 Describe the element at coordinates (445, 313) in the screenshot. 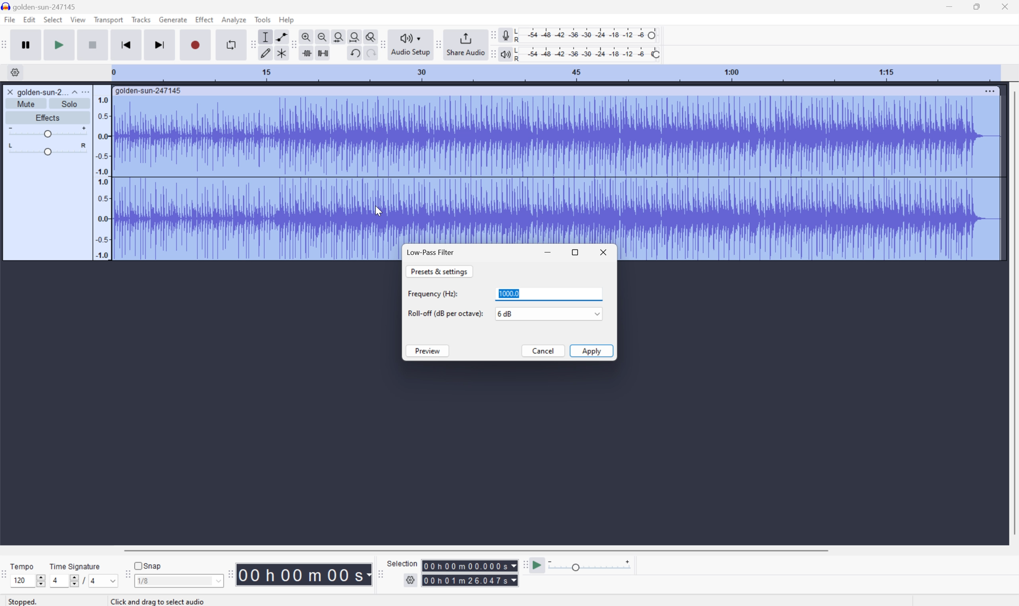

I see `Roll-off (dB per octave):` at that location.